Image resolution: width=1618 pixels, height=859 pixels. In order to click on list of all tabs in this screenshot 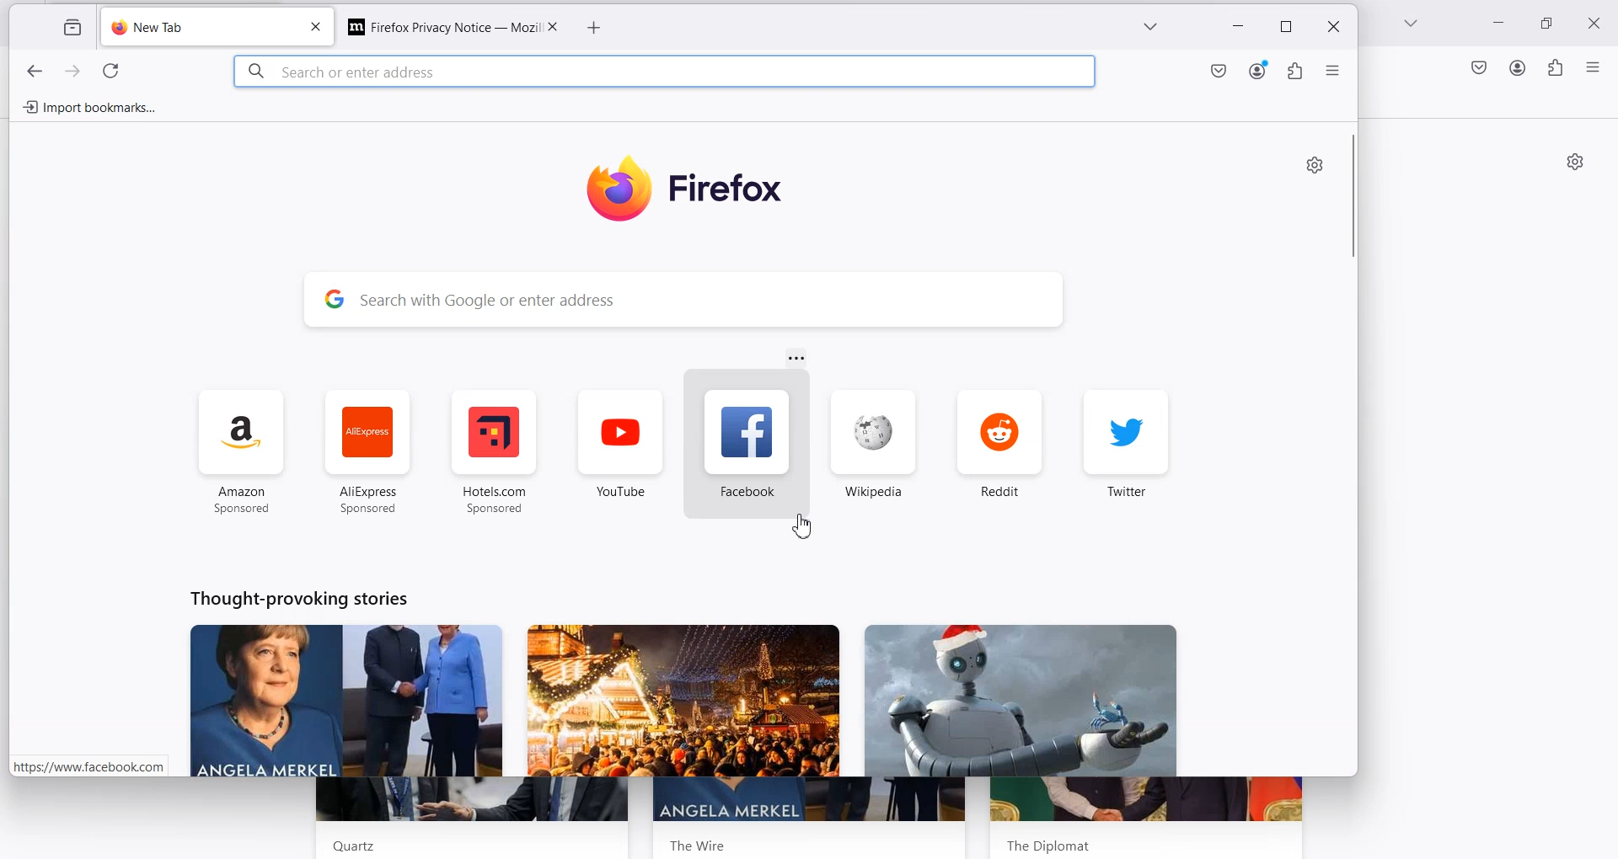, I will do `click(1149, 29)`.